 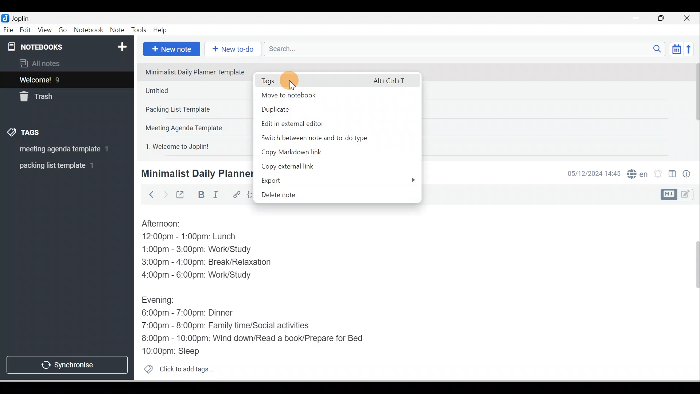 I want to click on Export, so click(x=335, y=181).